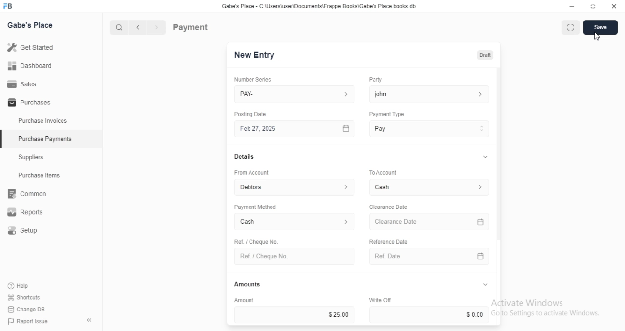 This screenshot has width=625, height=331. Describe the element at coordinates (485, 285) in the screenshot. I see `expand/collapse` at that location.